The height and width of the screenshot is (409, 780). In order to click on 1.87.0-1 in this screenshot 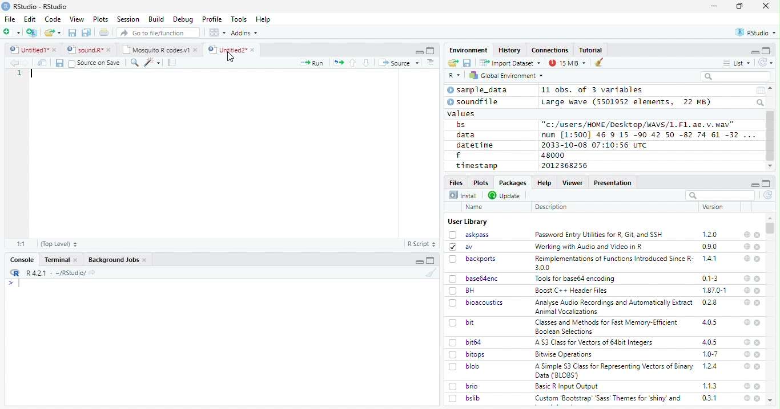, I will do `click(714, 291)`.